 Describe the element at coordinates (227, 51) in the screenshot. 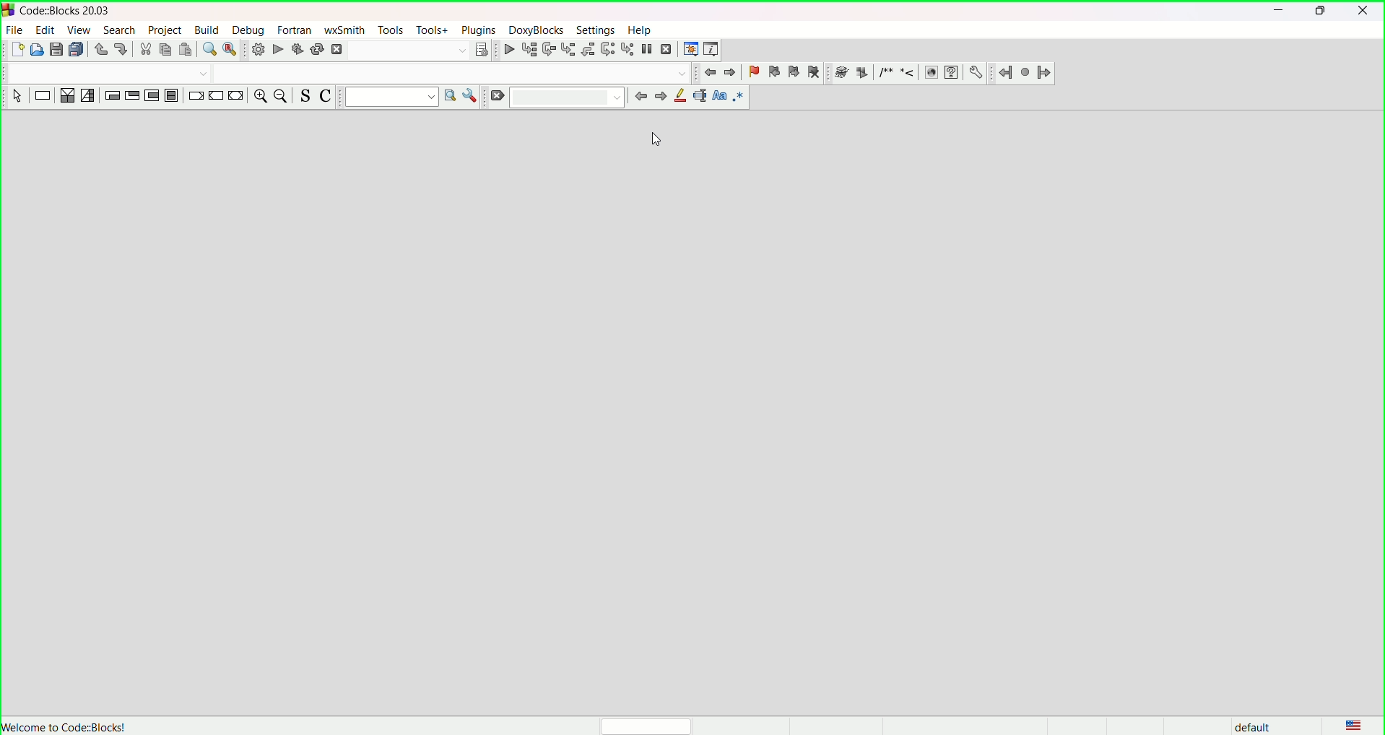

I see `find and replace` at that location.